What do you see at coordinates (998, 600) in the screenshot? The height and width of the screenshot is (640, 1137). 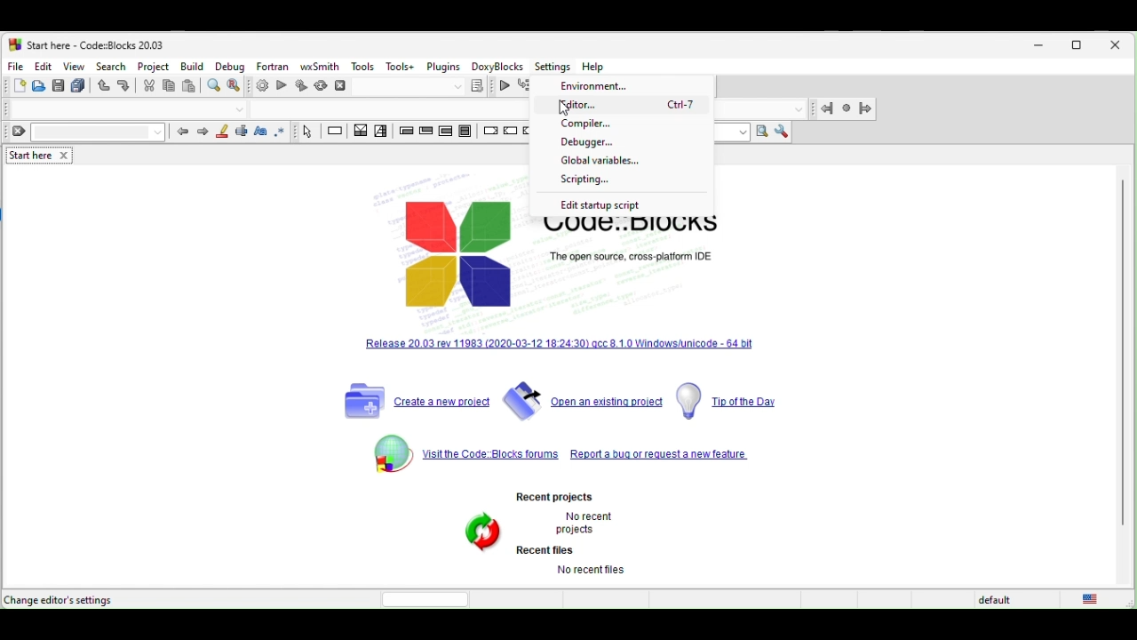 I see `default` at bounding box center [998, 600].